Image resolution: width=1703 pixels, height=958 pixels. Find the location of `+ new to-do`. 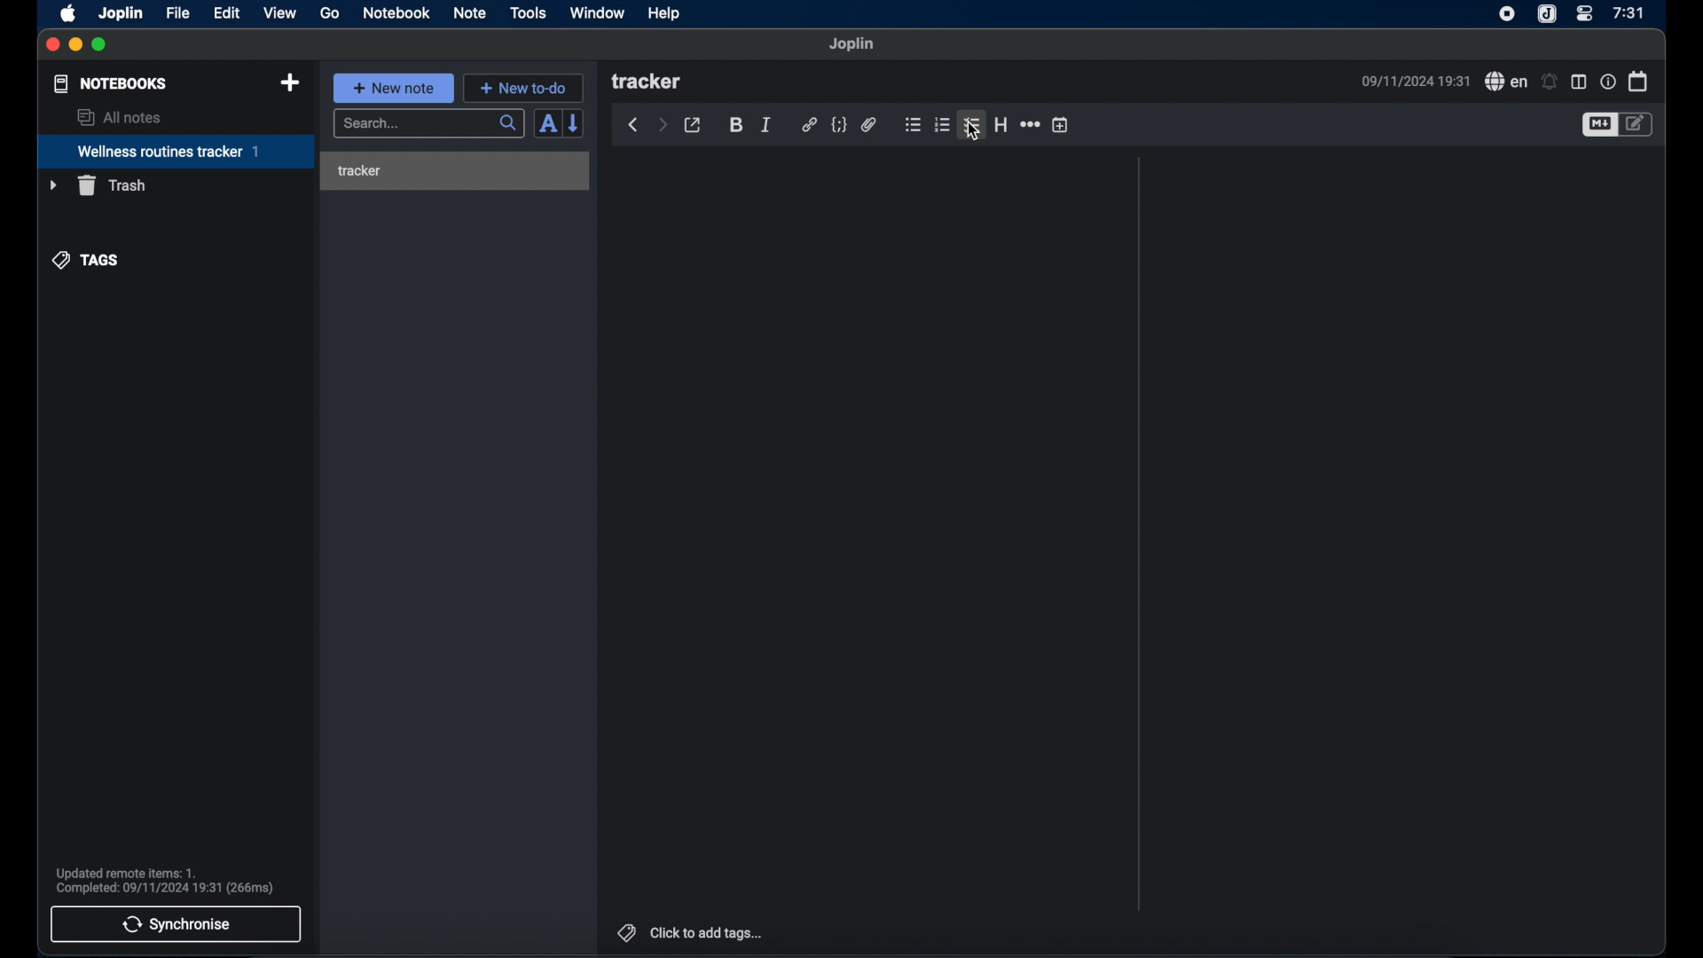

+ new to-do is located at coordinates (522, 87).